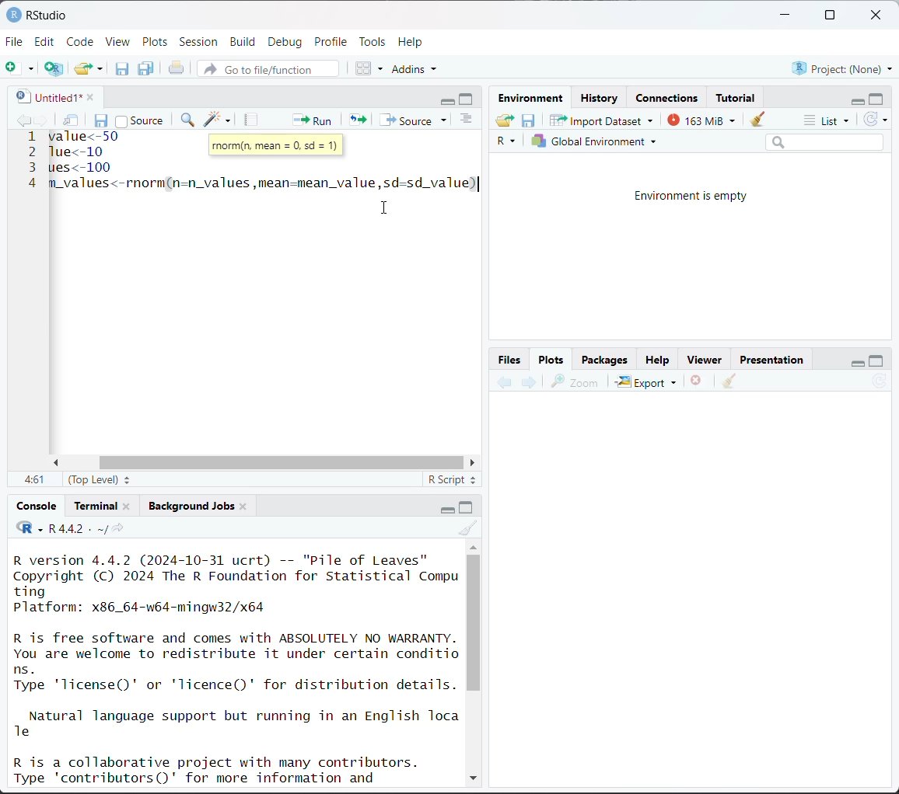  Describe the element at coordinates (83, 66) in the screenshot. I see `open an existing file` at that location.